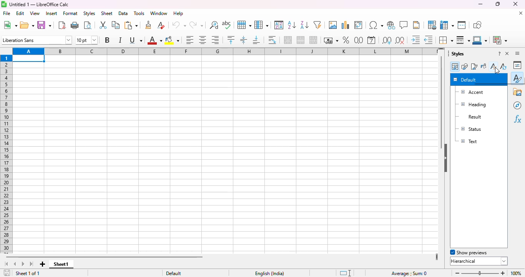 The width and height of the screenshot is (525, 277). Describe the element at coordinates (493, 66) in the screenshot. I see `new style from selection` at that location.